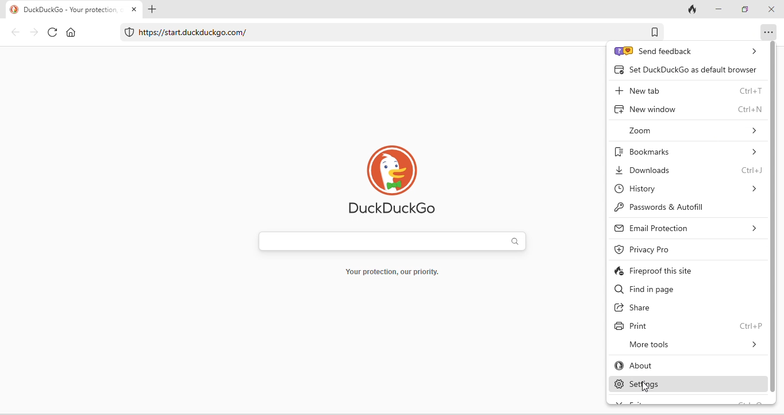 The image size is (784, 415). I want to click on cursor, so click(647, 388).